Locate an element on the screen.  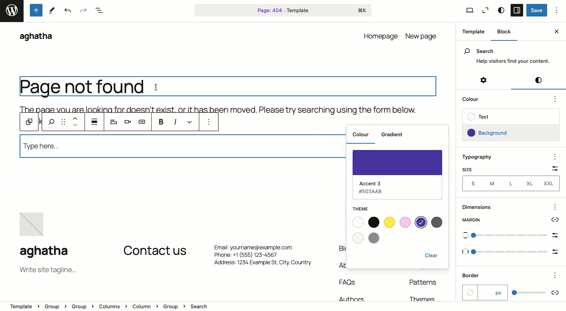
Block is located at coordinates (30, 121).